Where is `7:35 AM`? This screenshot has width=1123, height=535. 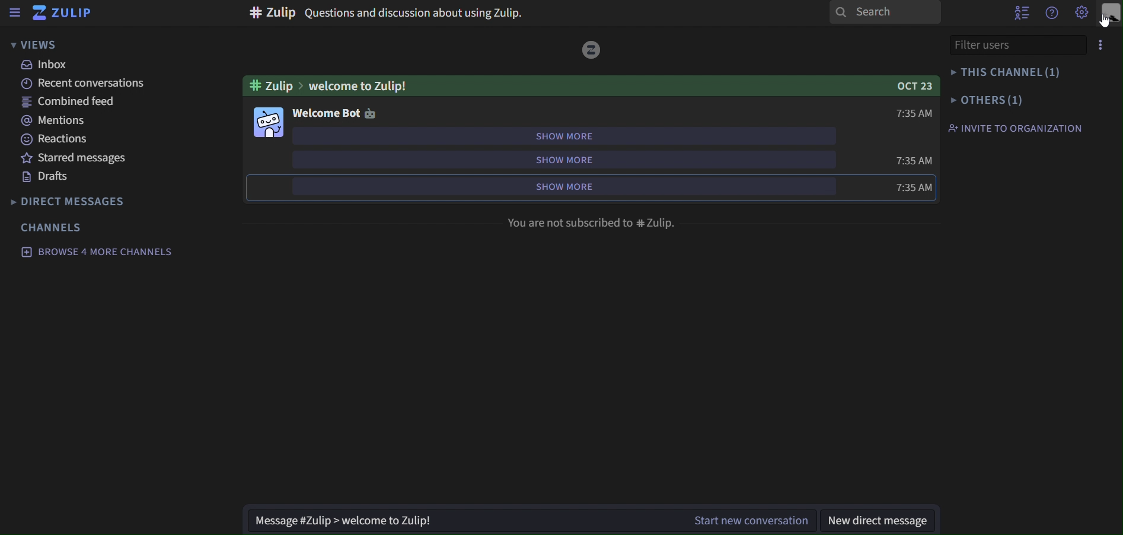
7:35 AM is located at coordinates (910, 112).